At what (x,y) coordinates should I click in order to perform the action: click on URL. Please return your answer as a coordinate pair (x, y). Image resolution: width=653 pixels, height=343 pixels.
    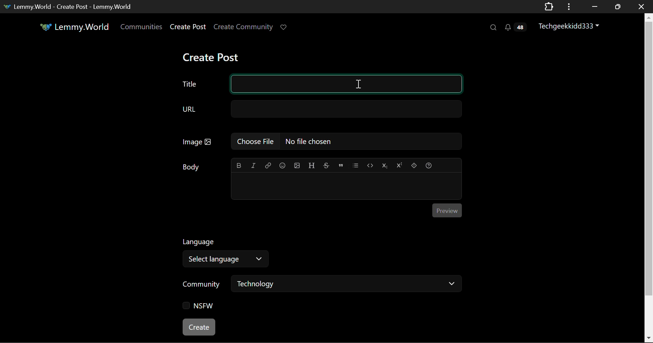
    Looking at the image, I should click on (321, 109).